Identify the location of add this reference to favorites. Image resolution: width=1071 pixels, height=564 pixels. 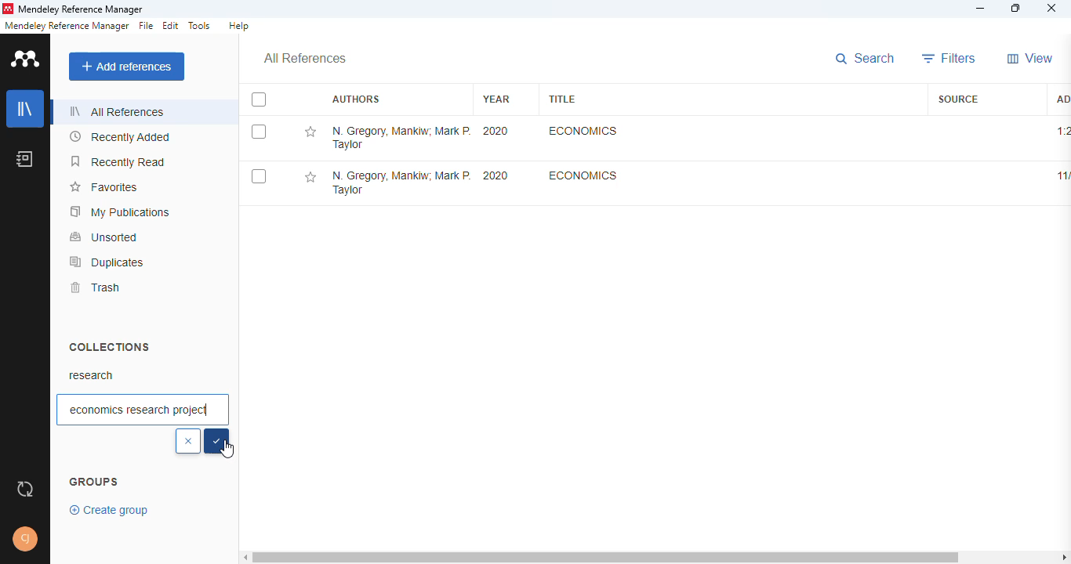
(310, 178).